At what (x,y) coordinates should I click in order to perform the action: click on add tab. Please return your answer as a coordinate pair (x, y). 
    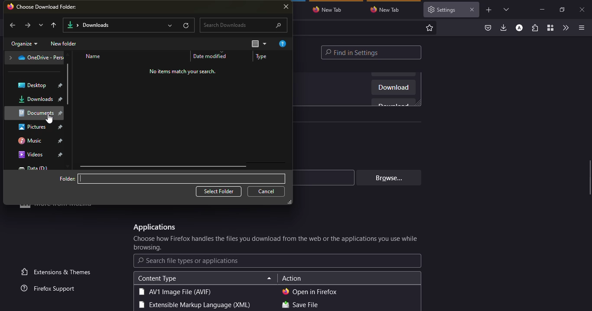
    Looking at the image, I should click on (489, 10).